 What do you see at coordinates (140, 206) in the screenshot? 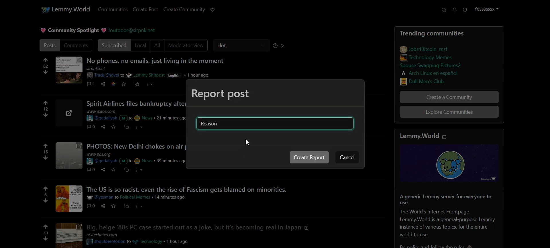
I see `more` at bounding box center [140, 206].